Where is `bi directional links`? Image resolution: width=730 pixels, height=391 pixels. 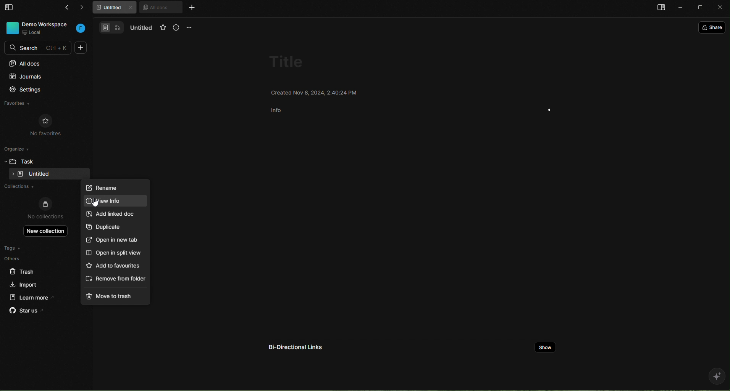 bi directional links is located at coordinates (294, 345).